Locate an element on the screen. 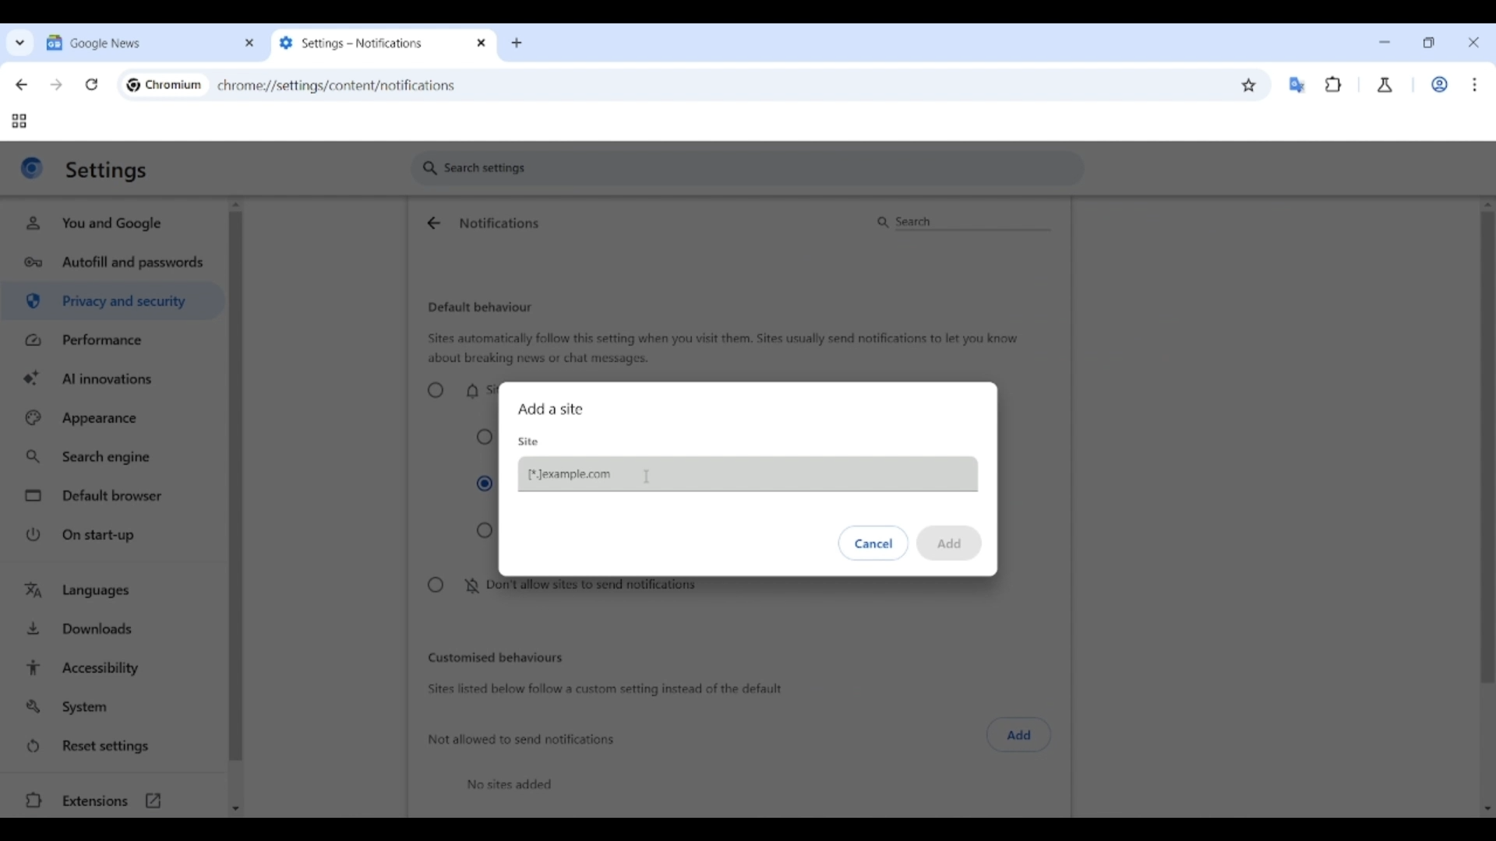  No sites added is located at coordinates (510, 784).